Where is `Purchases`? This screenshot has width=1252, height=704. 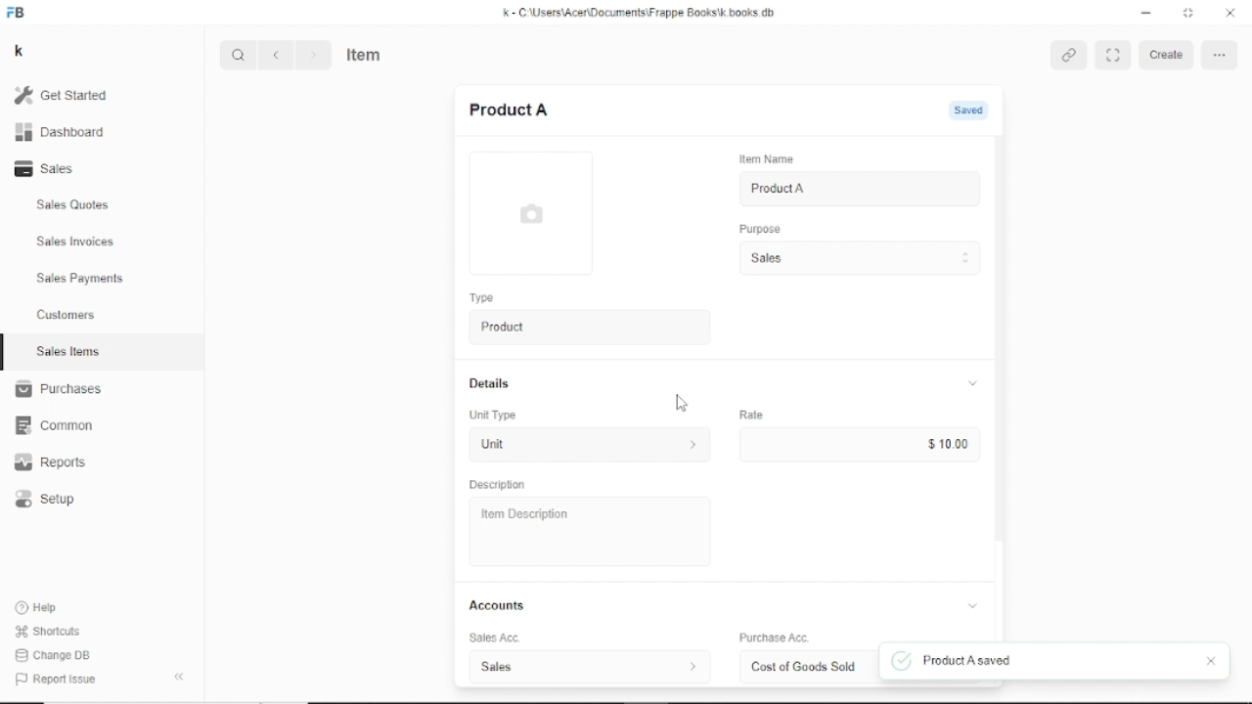
Purchases is located at coordinates (58, 388).